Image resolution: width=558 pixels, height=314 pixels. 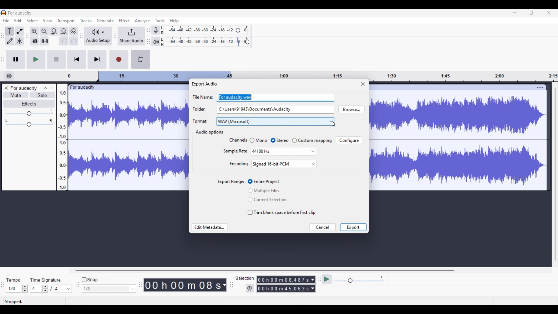 I want to click on Selection tool, so click(x=9, y=32).